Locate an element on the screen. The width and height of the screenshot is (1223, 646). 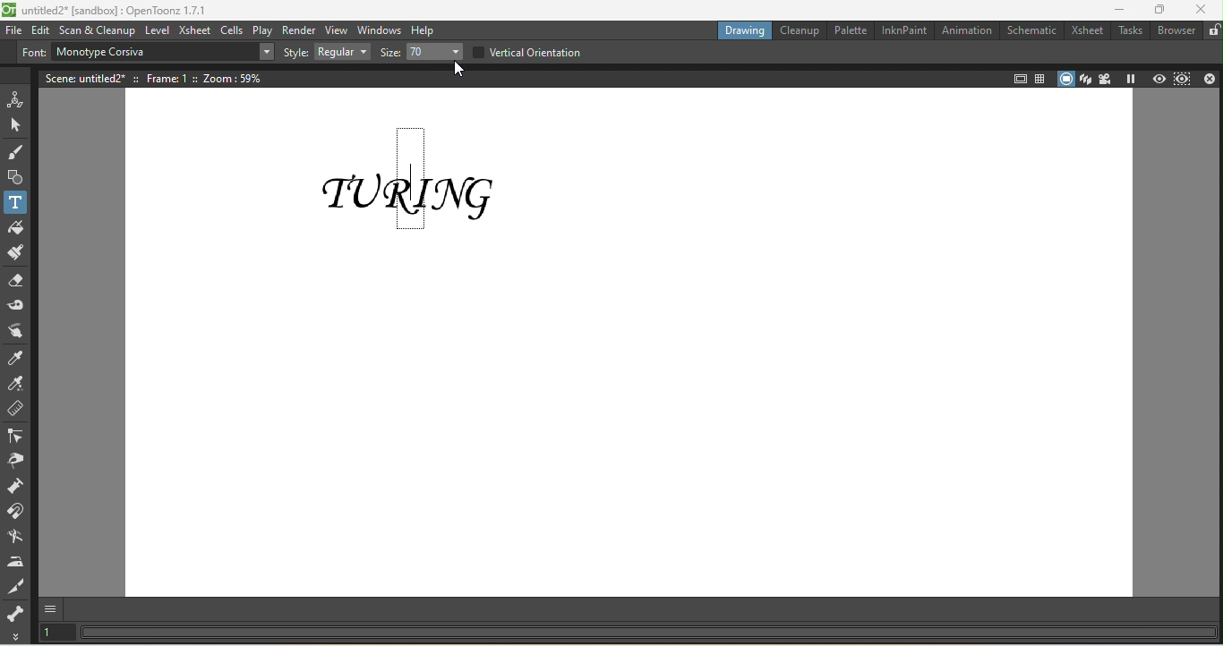
Cleanup is located at coordinates (800, 30).